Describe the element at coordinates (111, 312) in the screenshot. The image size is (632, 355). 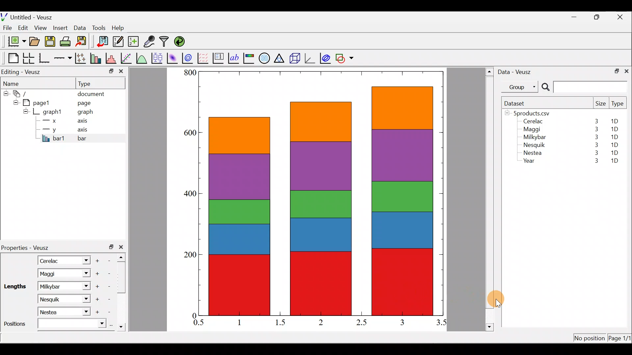
I see `Remove item` at that location.